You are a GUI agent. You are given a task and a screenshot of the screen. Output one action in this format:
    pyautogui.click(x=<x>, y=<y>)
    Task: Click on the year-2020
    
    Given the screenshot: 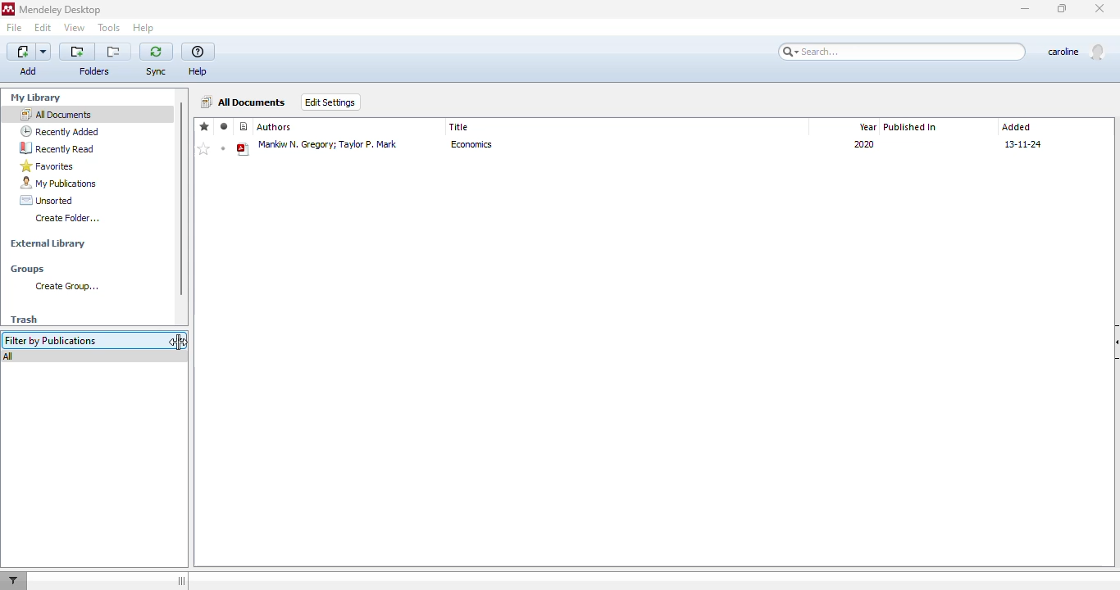 What is the action you would take?
    pyautogui.click(x=862, y=147)
    